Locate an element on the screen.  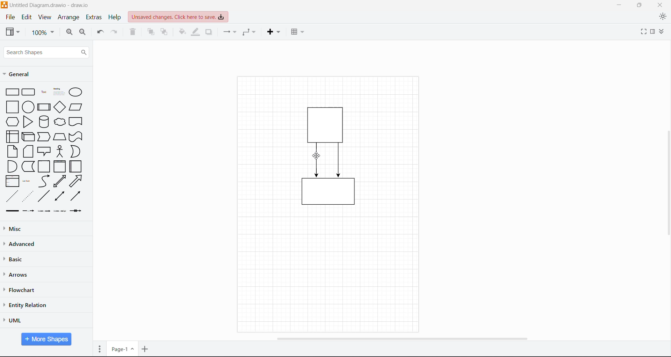
connector with 2 labels is located at coordinates (44, 211).